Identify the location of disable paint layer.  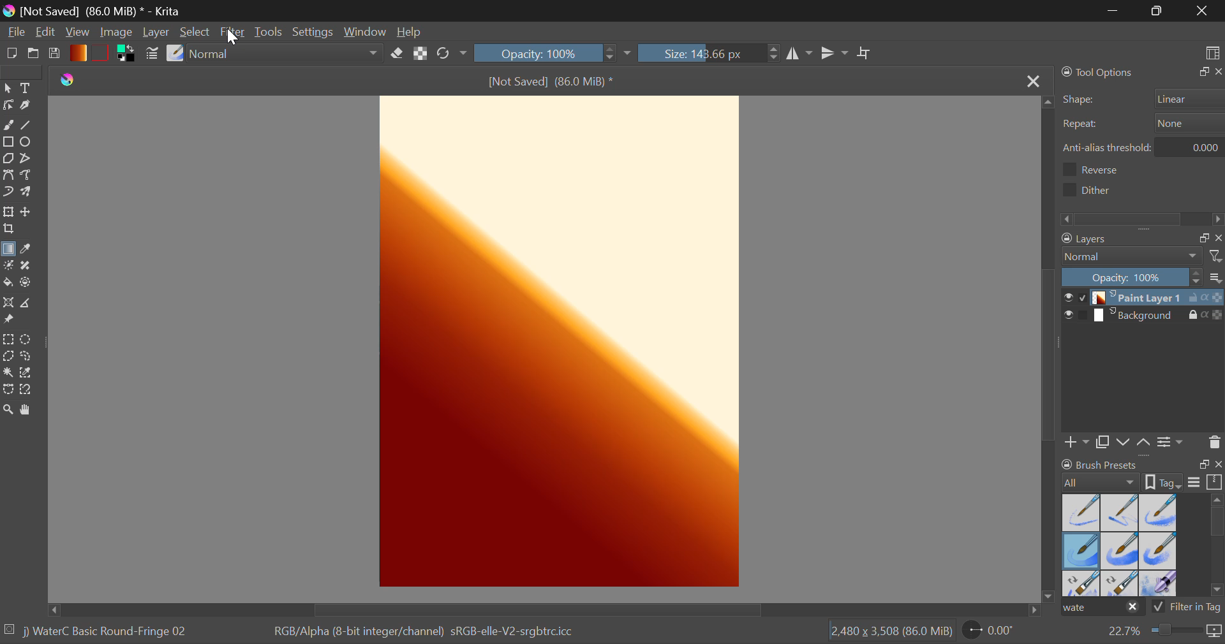
(1083, 297).